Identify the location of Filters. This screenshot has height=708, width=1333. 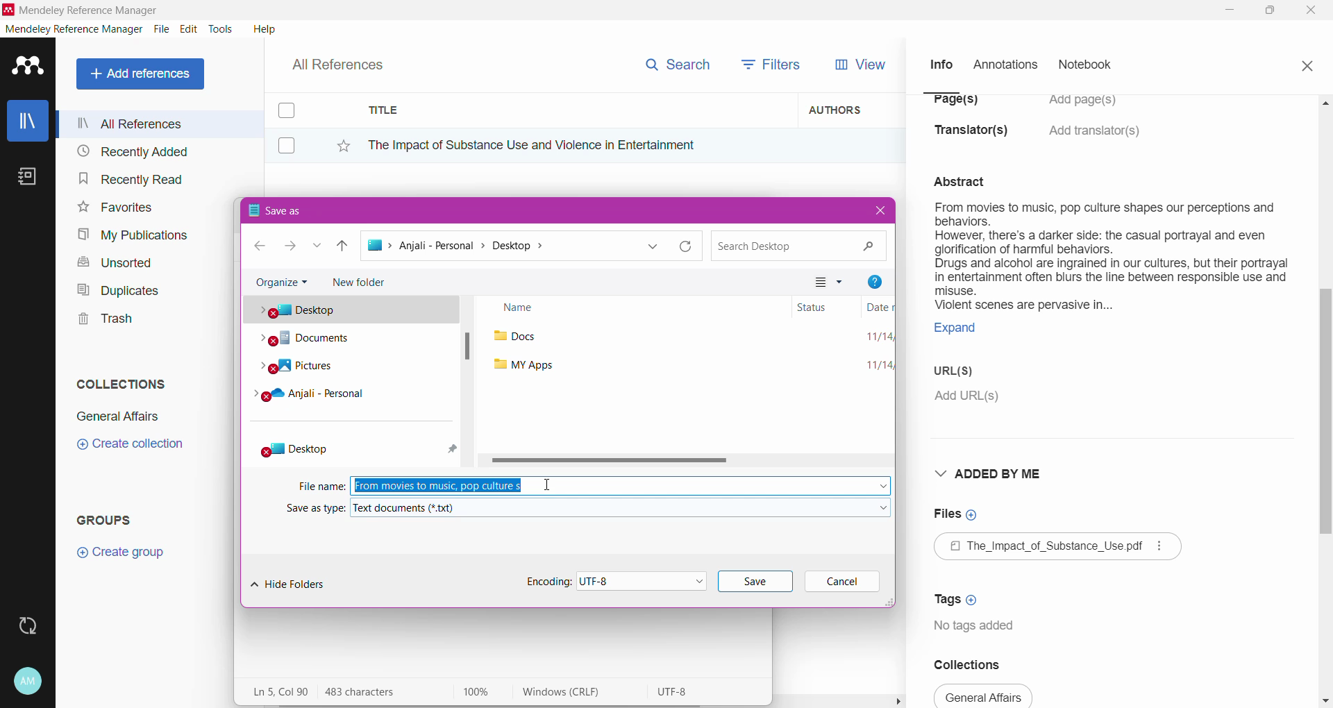
(775, 63).